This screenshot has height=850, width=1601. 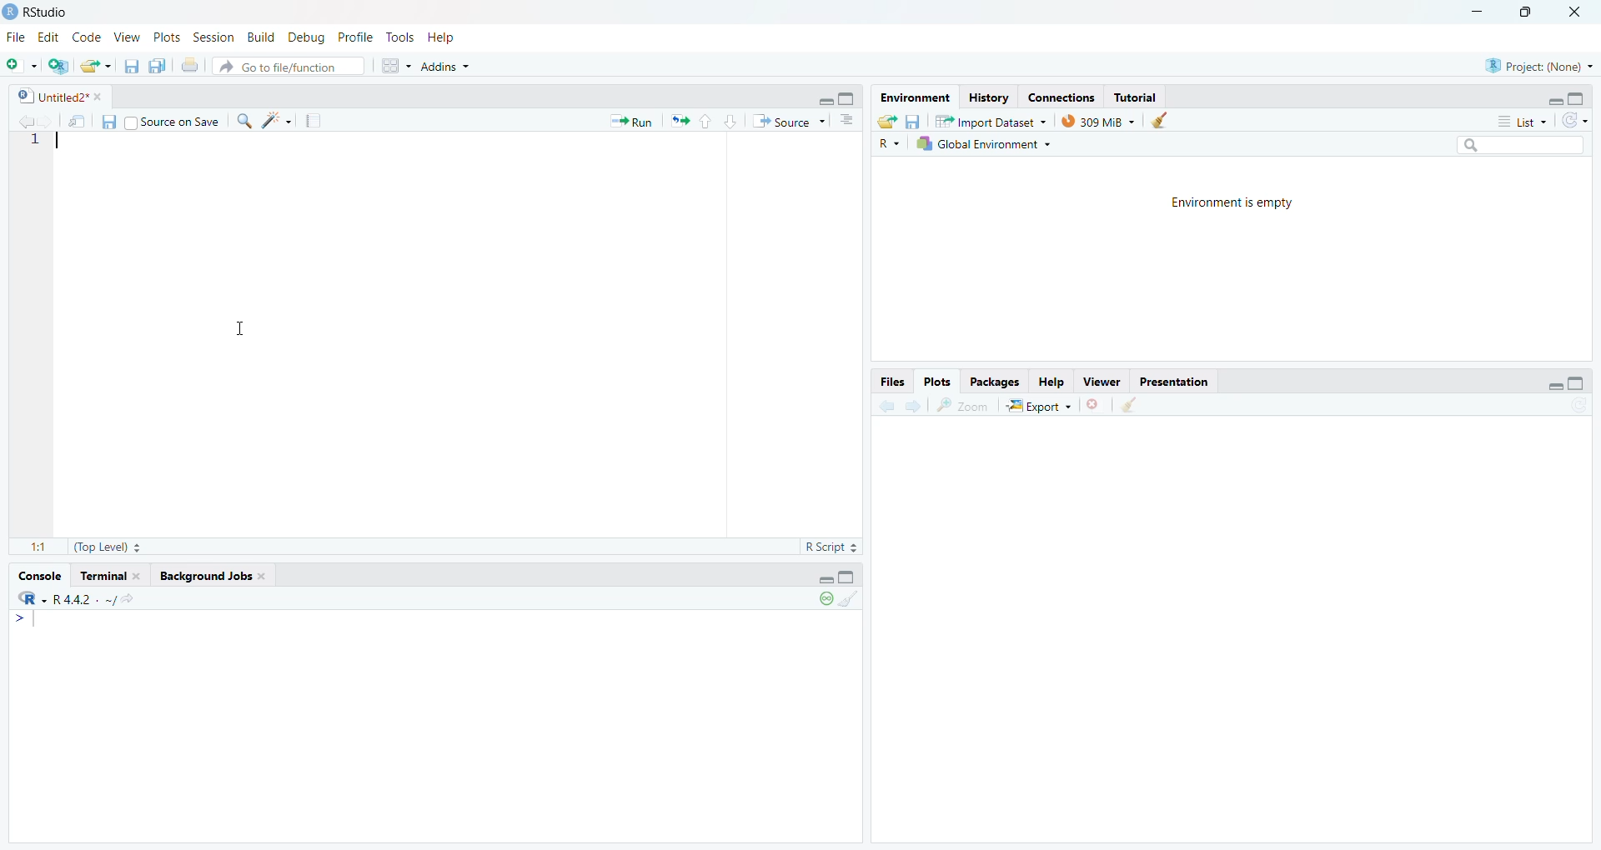 I want to click on minimise, so click(x=825, y=99).